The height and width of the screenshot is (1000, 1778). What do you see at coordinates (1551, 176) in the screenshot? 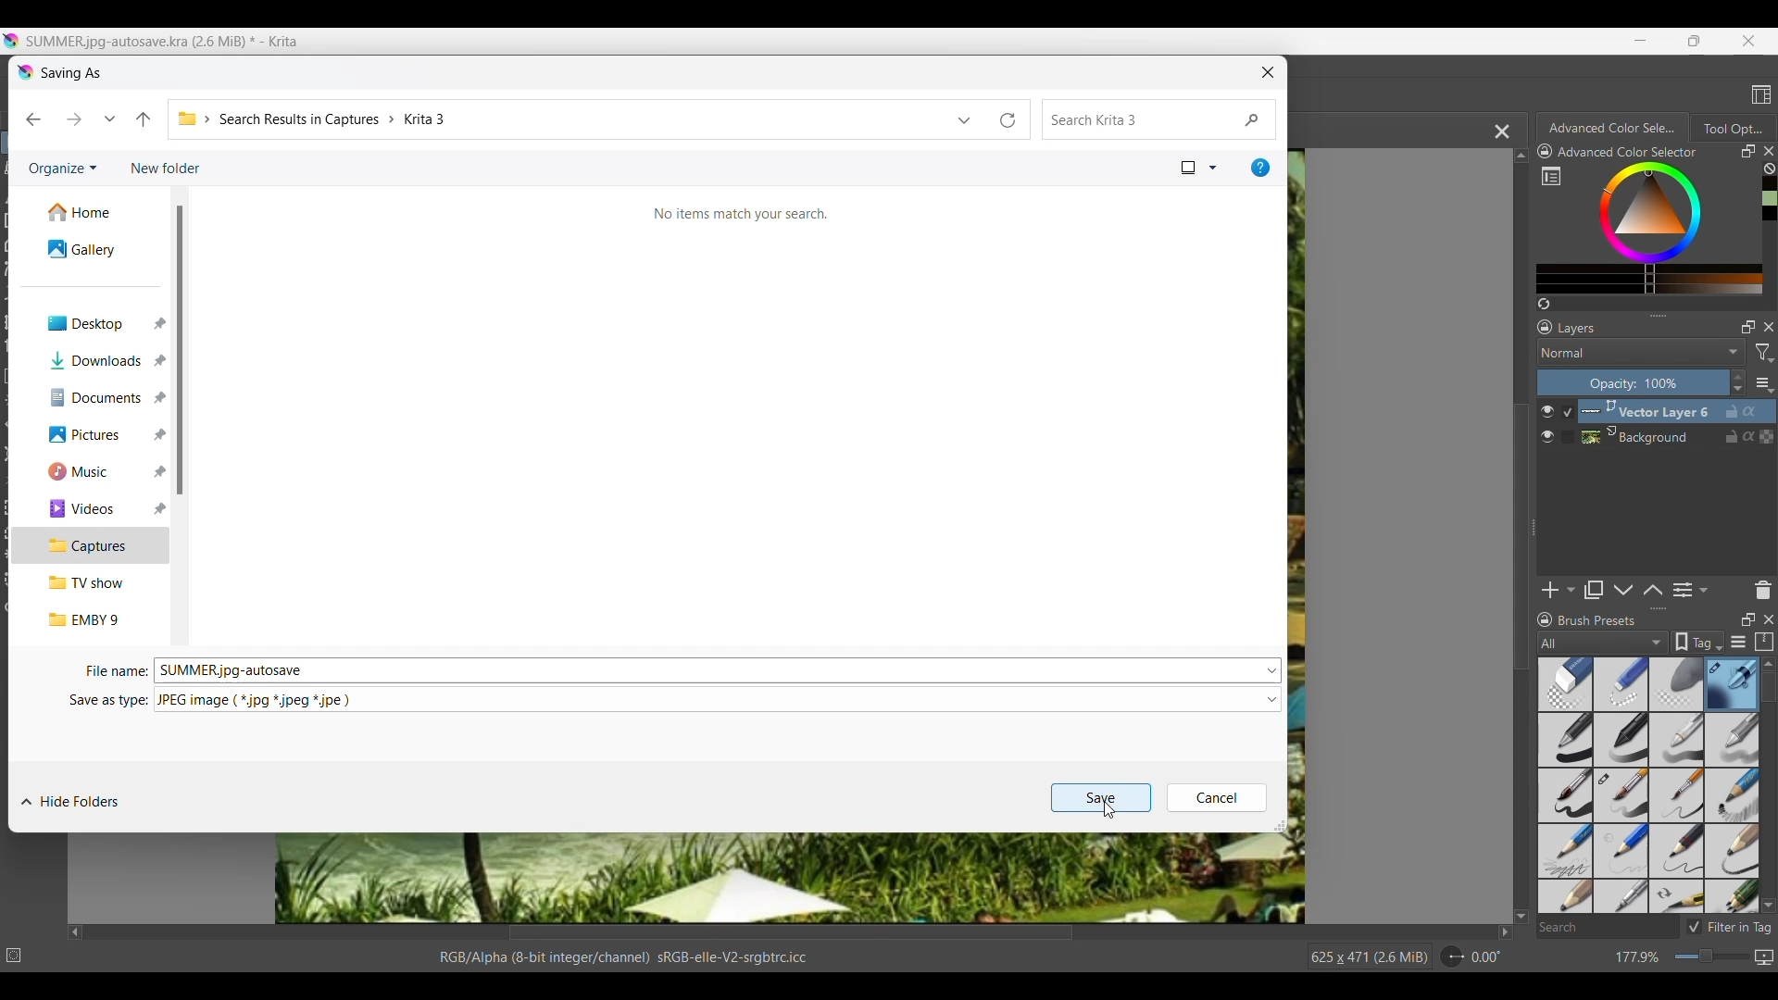
I see `Show full color setting in separate window` at bounding box center [1551, 176].